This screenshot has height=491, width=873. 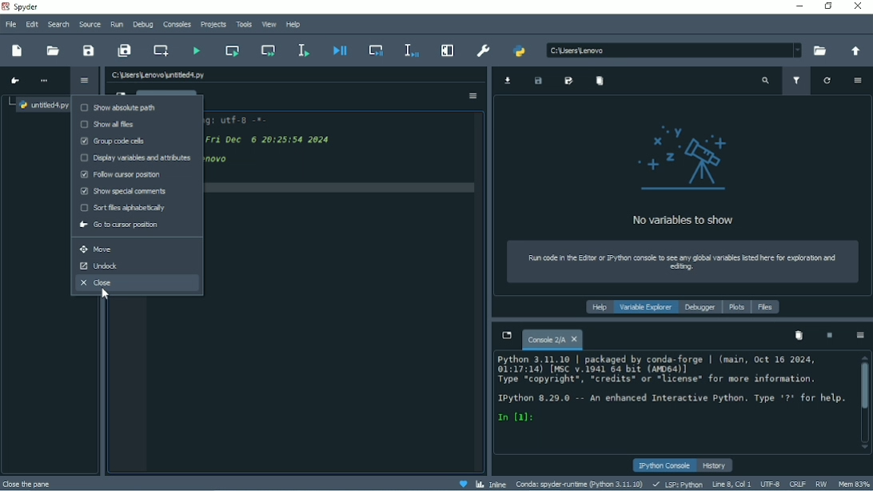 What do you see at coordinates (859, 6) in the screenshot?
I see `Close` at bounding box center [859, 6].